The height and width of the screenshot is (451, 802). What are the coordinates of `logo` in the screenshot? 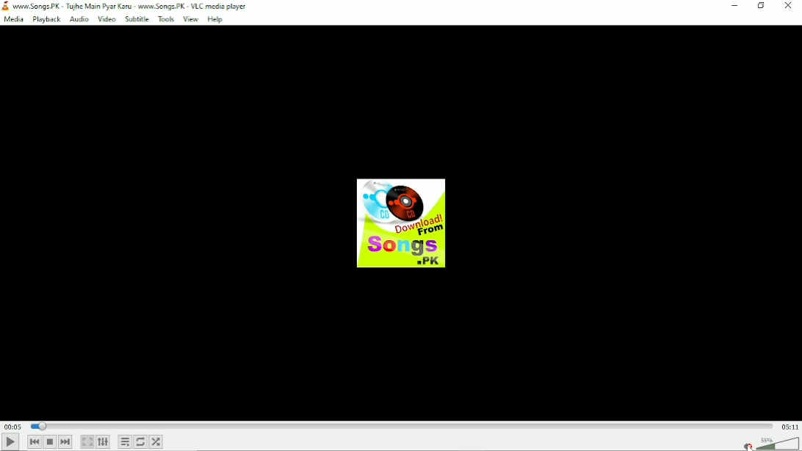 It's located at (5, 7).